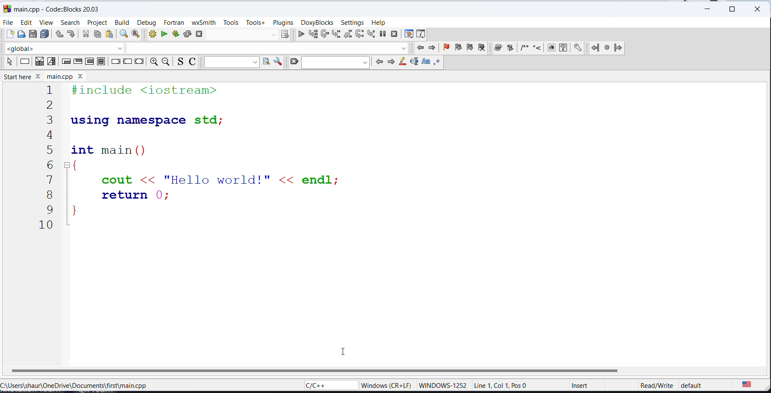 The image size is (771, 393). I want to click on settings, so click(279, 62).